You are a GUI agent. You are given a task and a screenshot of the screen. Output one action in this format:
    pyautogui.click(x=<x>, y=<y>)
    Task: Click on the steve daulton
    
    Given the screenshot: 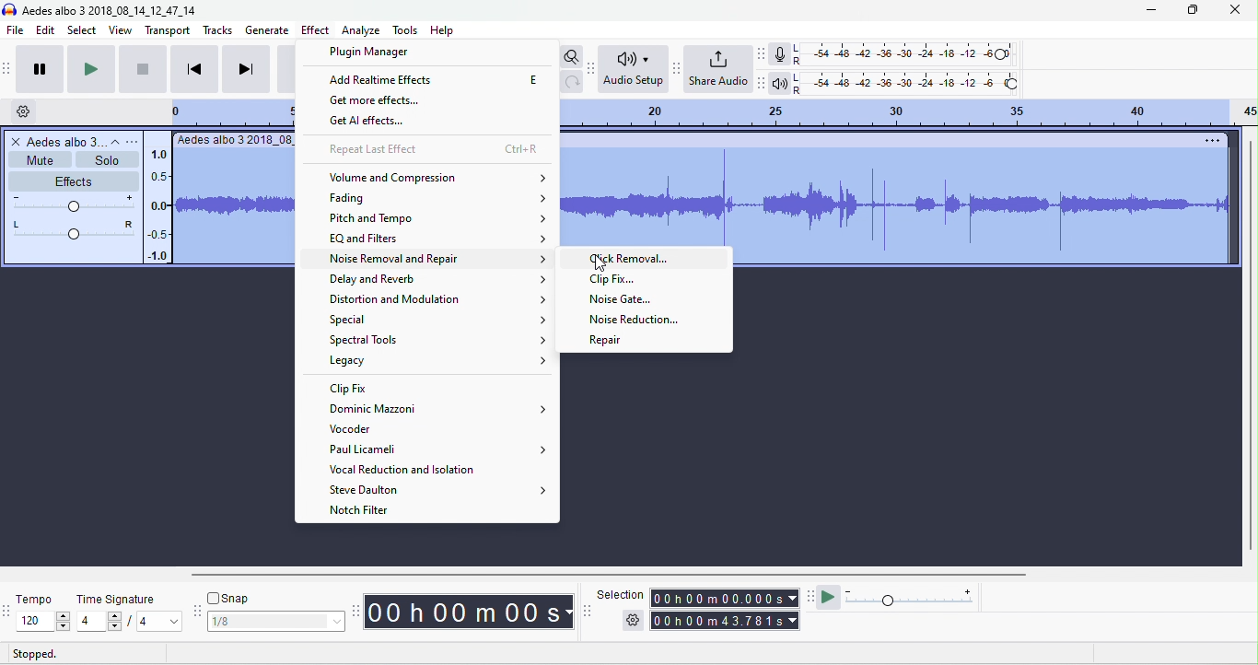 What is the action you would take?
    pyautogui.click(x=439, y=492)
    